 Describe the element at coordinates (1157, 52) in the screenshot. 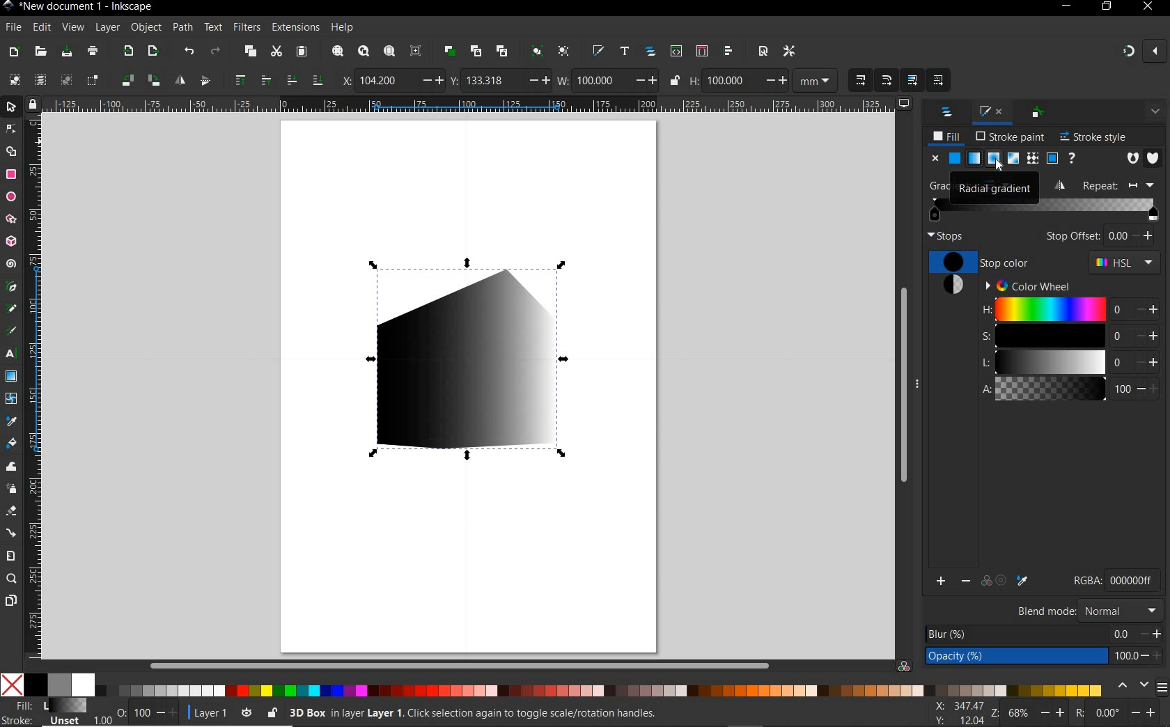

I see `close` at that location.